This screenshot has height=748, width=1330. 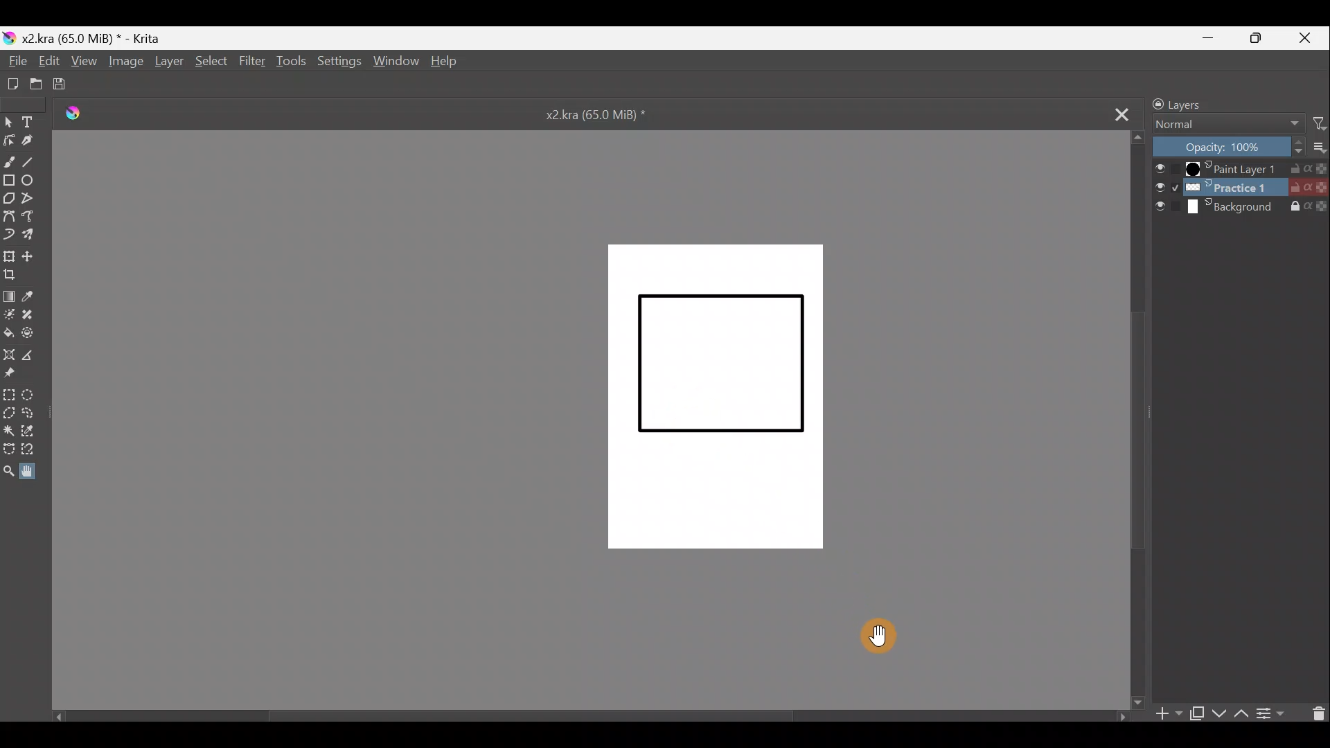 What do you see at coordinates (8, 255) in the screenshot?
I see `Transform a layer/selection` at bounding box center [8, 255].